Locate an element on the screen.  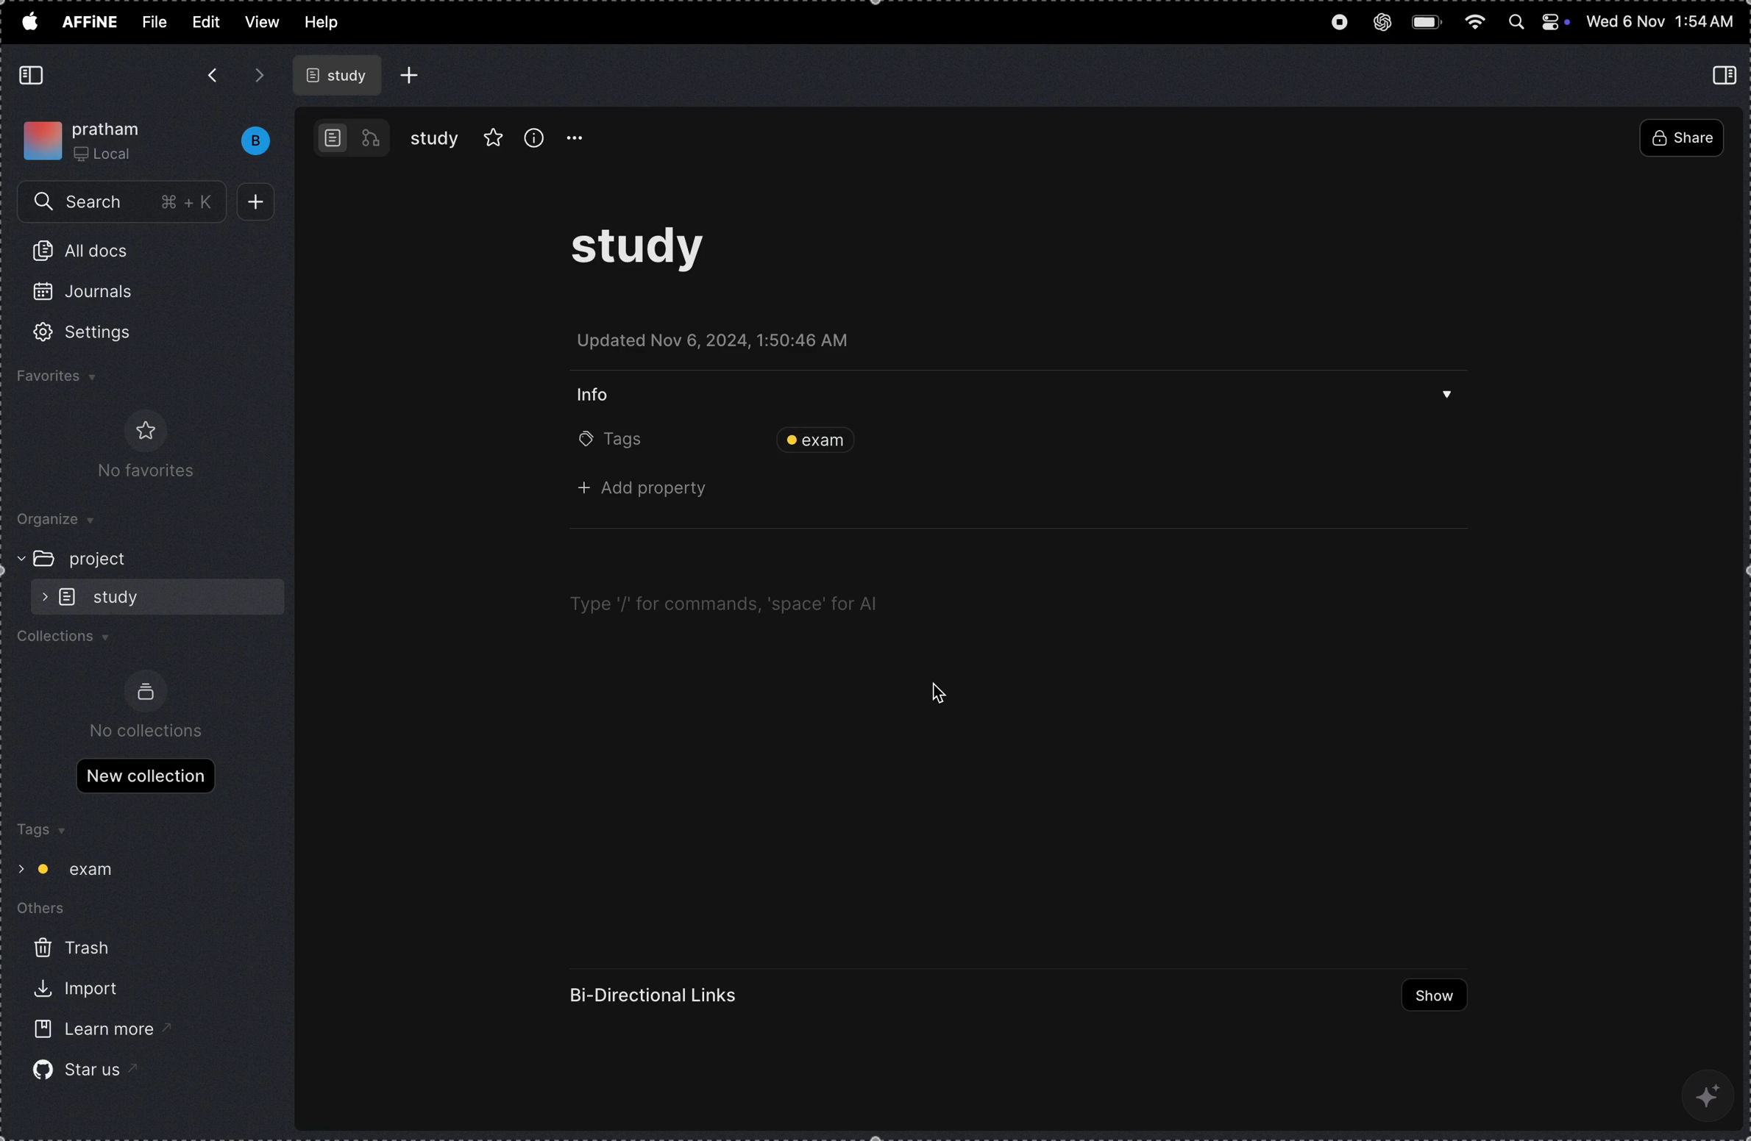
work bench is located at coordinates (352, 137).